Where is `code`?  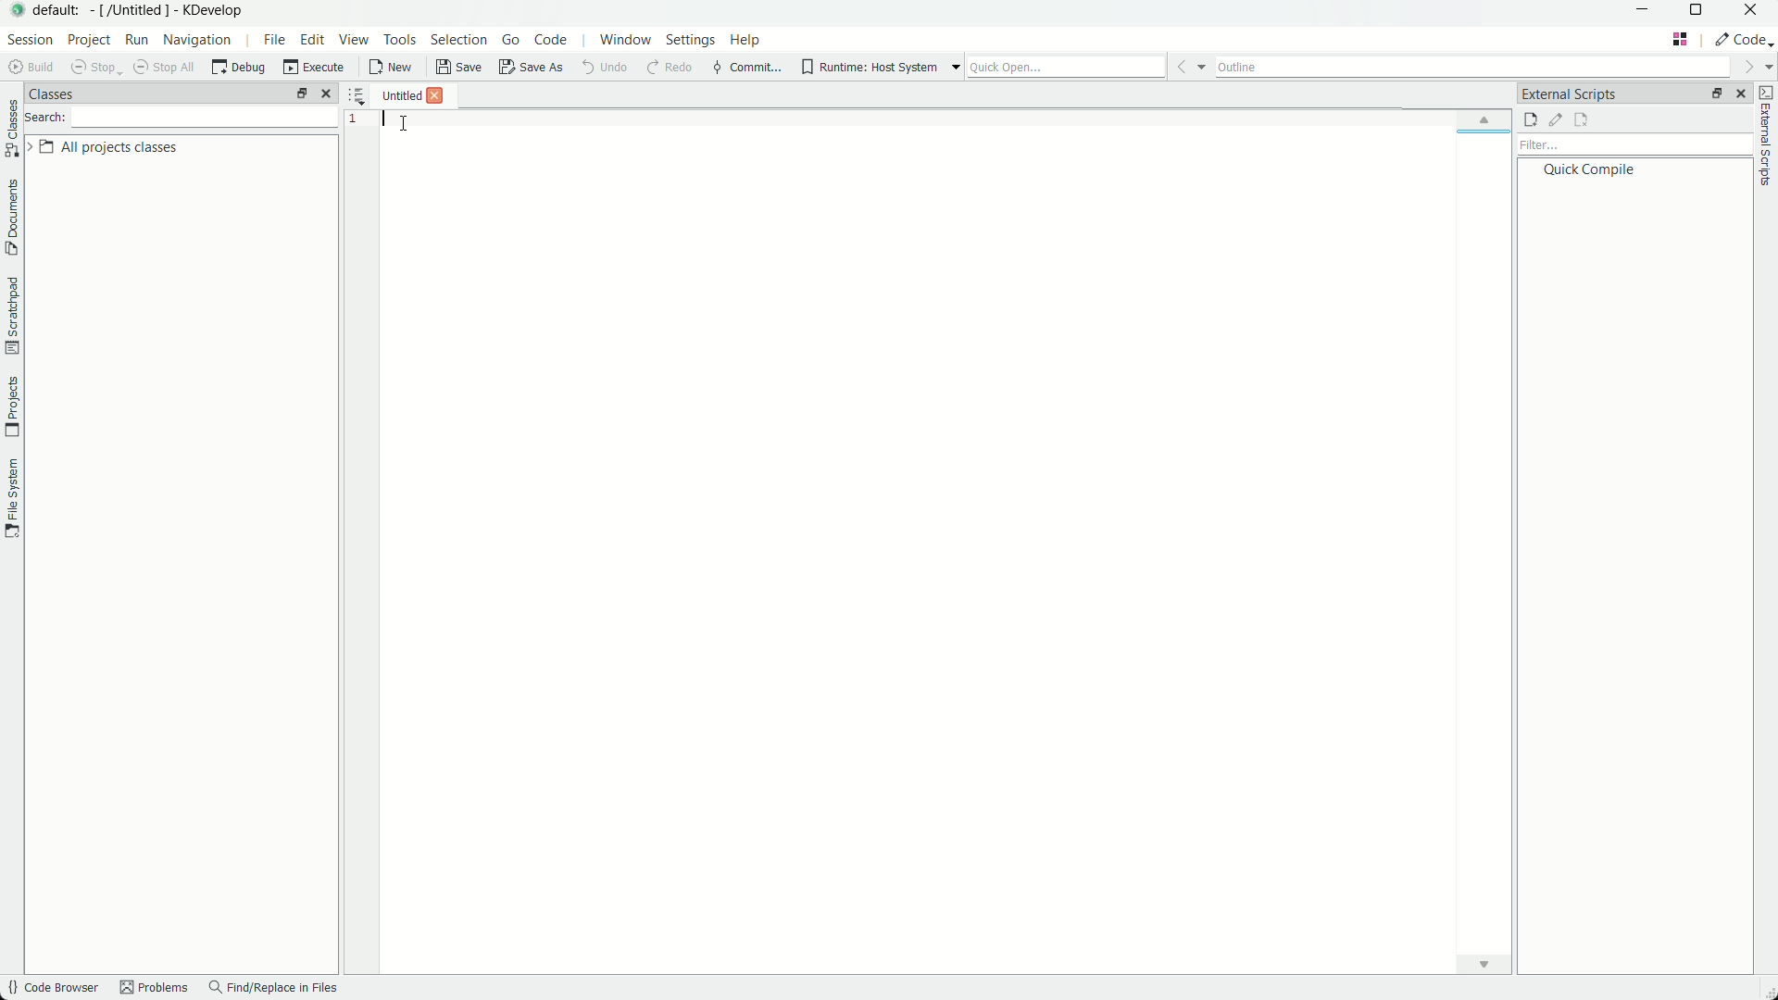
code is located at coordinates (552, 43).